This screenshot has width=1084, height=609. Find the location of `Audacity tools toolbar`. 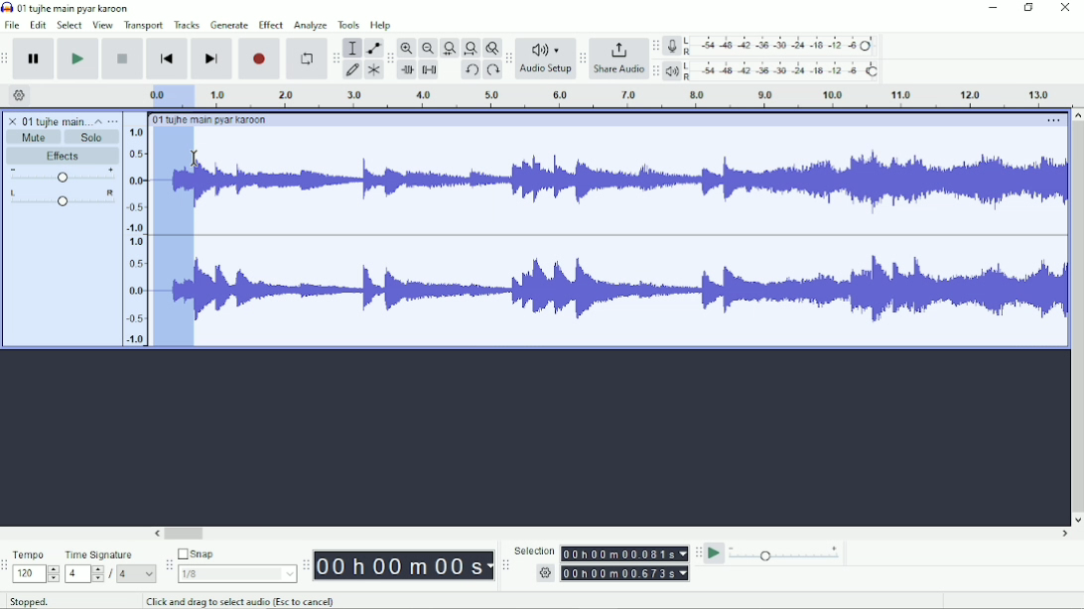

Audacity tools toolbar is located at coordinates (336, 55).